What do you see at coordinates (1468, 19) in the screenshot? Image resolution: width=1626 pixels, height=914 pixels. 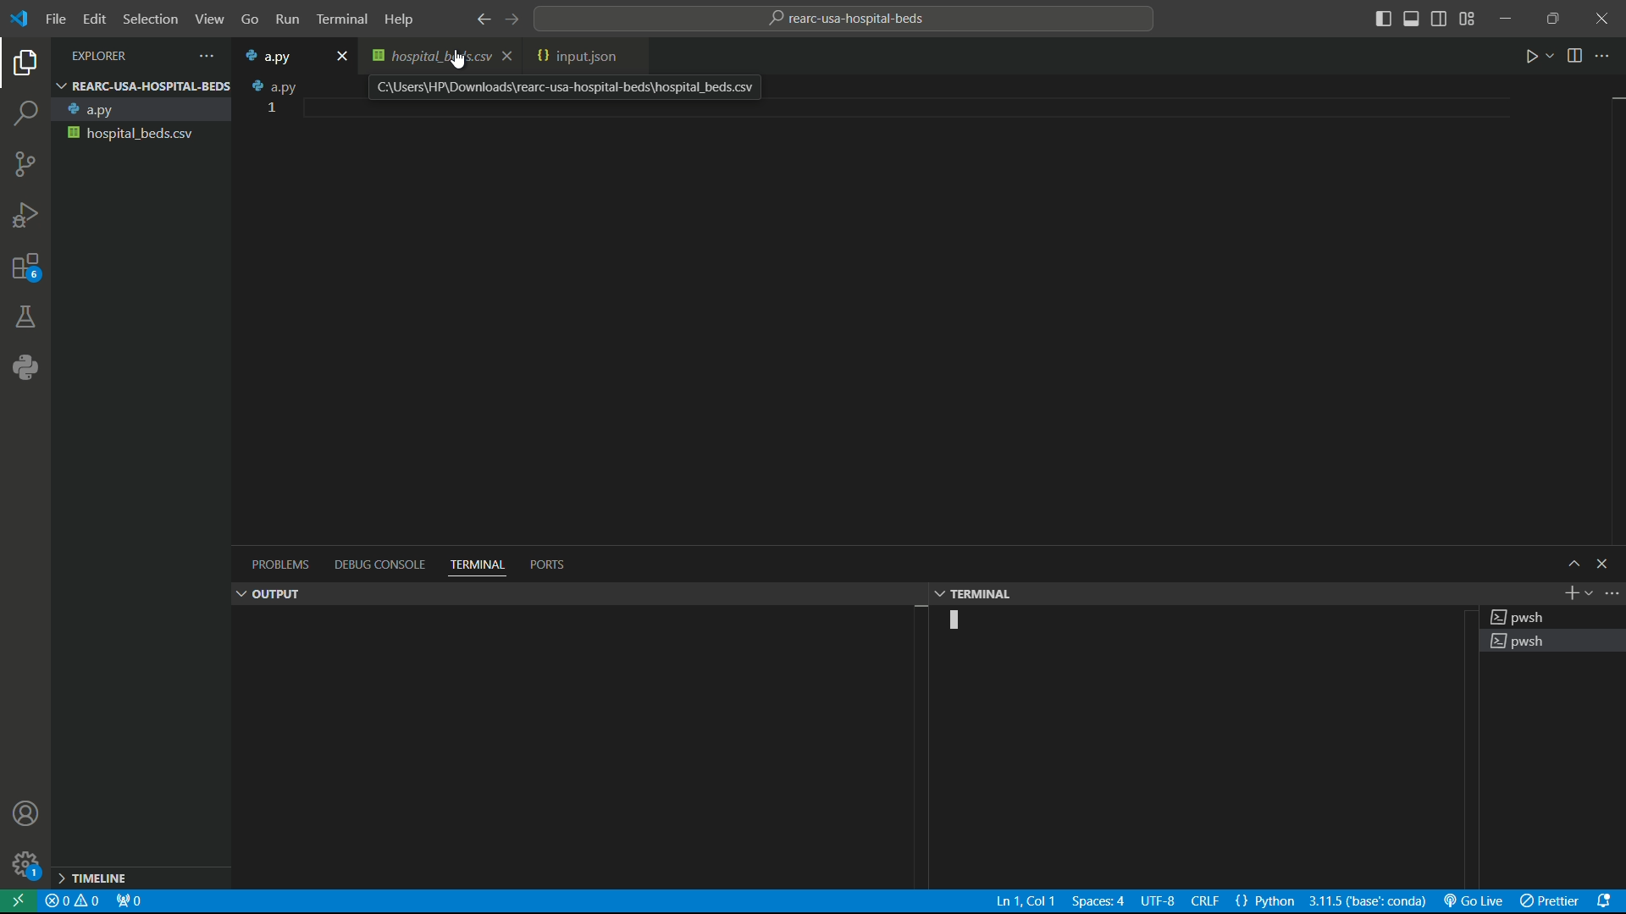 I see `customize layout` at bounding box center [1468, 19].